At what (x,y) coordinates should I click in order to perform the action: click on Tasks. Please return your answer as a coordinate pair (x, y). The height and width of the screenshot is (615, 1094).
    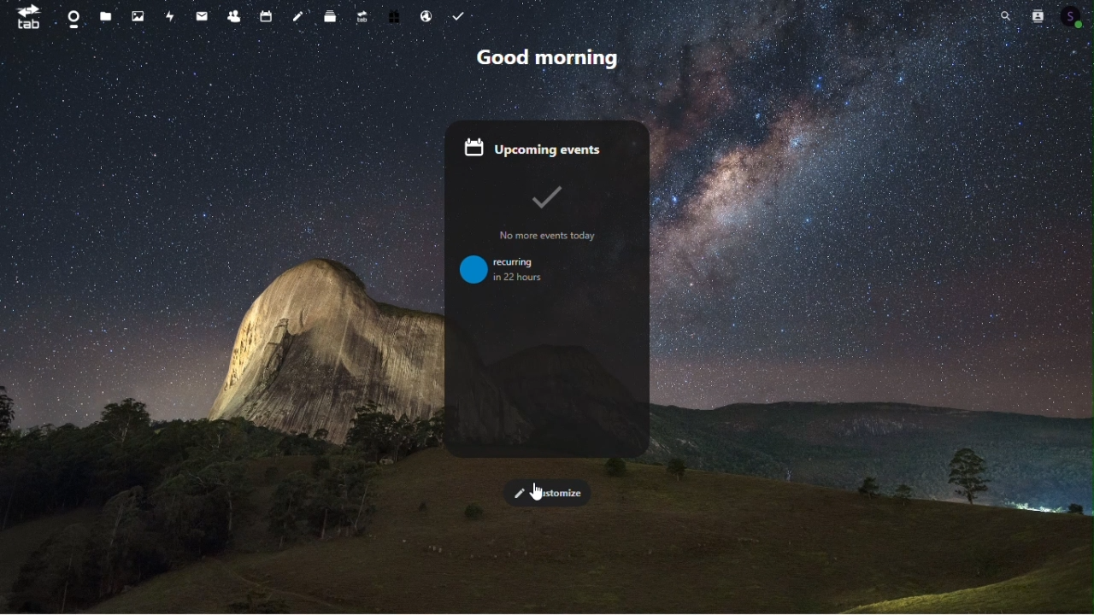
    Looking at the image, I should click on (458, 14).